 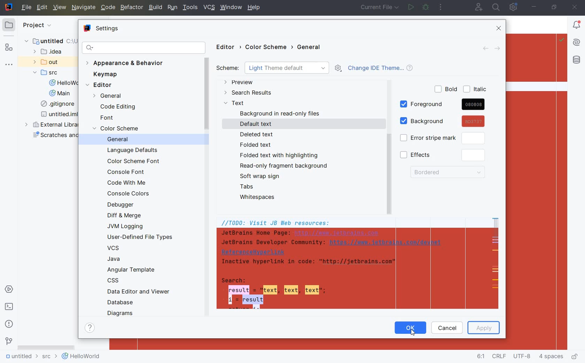 I want to click on debug, so click(x=426, y=7).